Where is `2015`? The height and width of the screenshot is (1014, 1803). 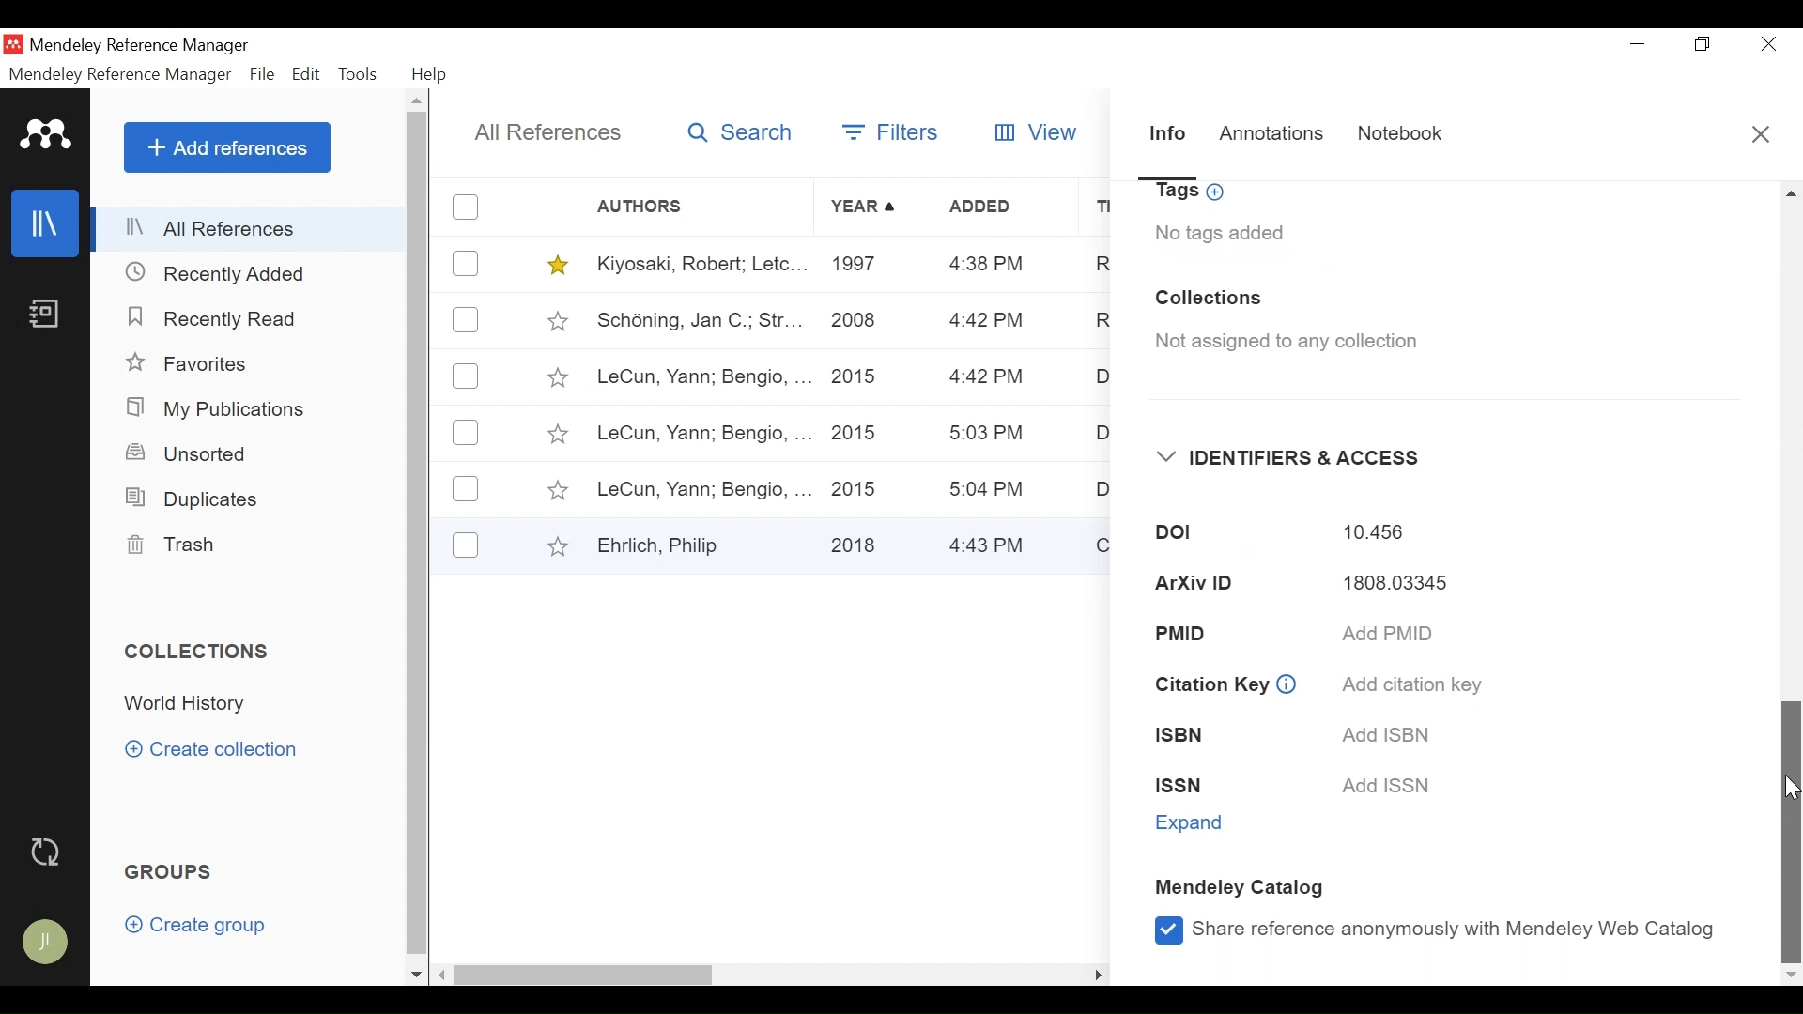 2015 is located at coordinates (858, 376).